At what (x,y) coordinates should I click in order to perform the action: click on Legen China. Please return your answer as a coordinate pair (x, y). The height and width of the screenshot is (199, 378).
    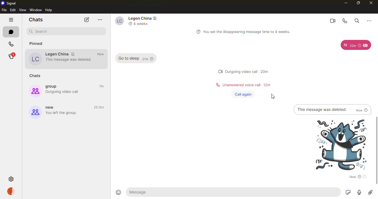
    Looking at the image, I should click on (57, 54).